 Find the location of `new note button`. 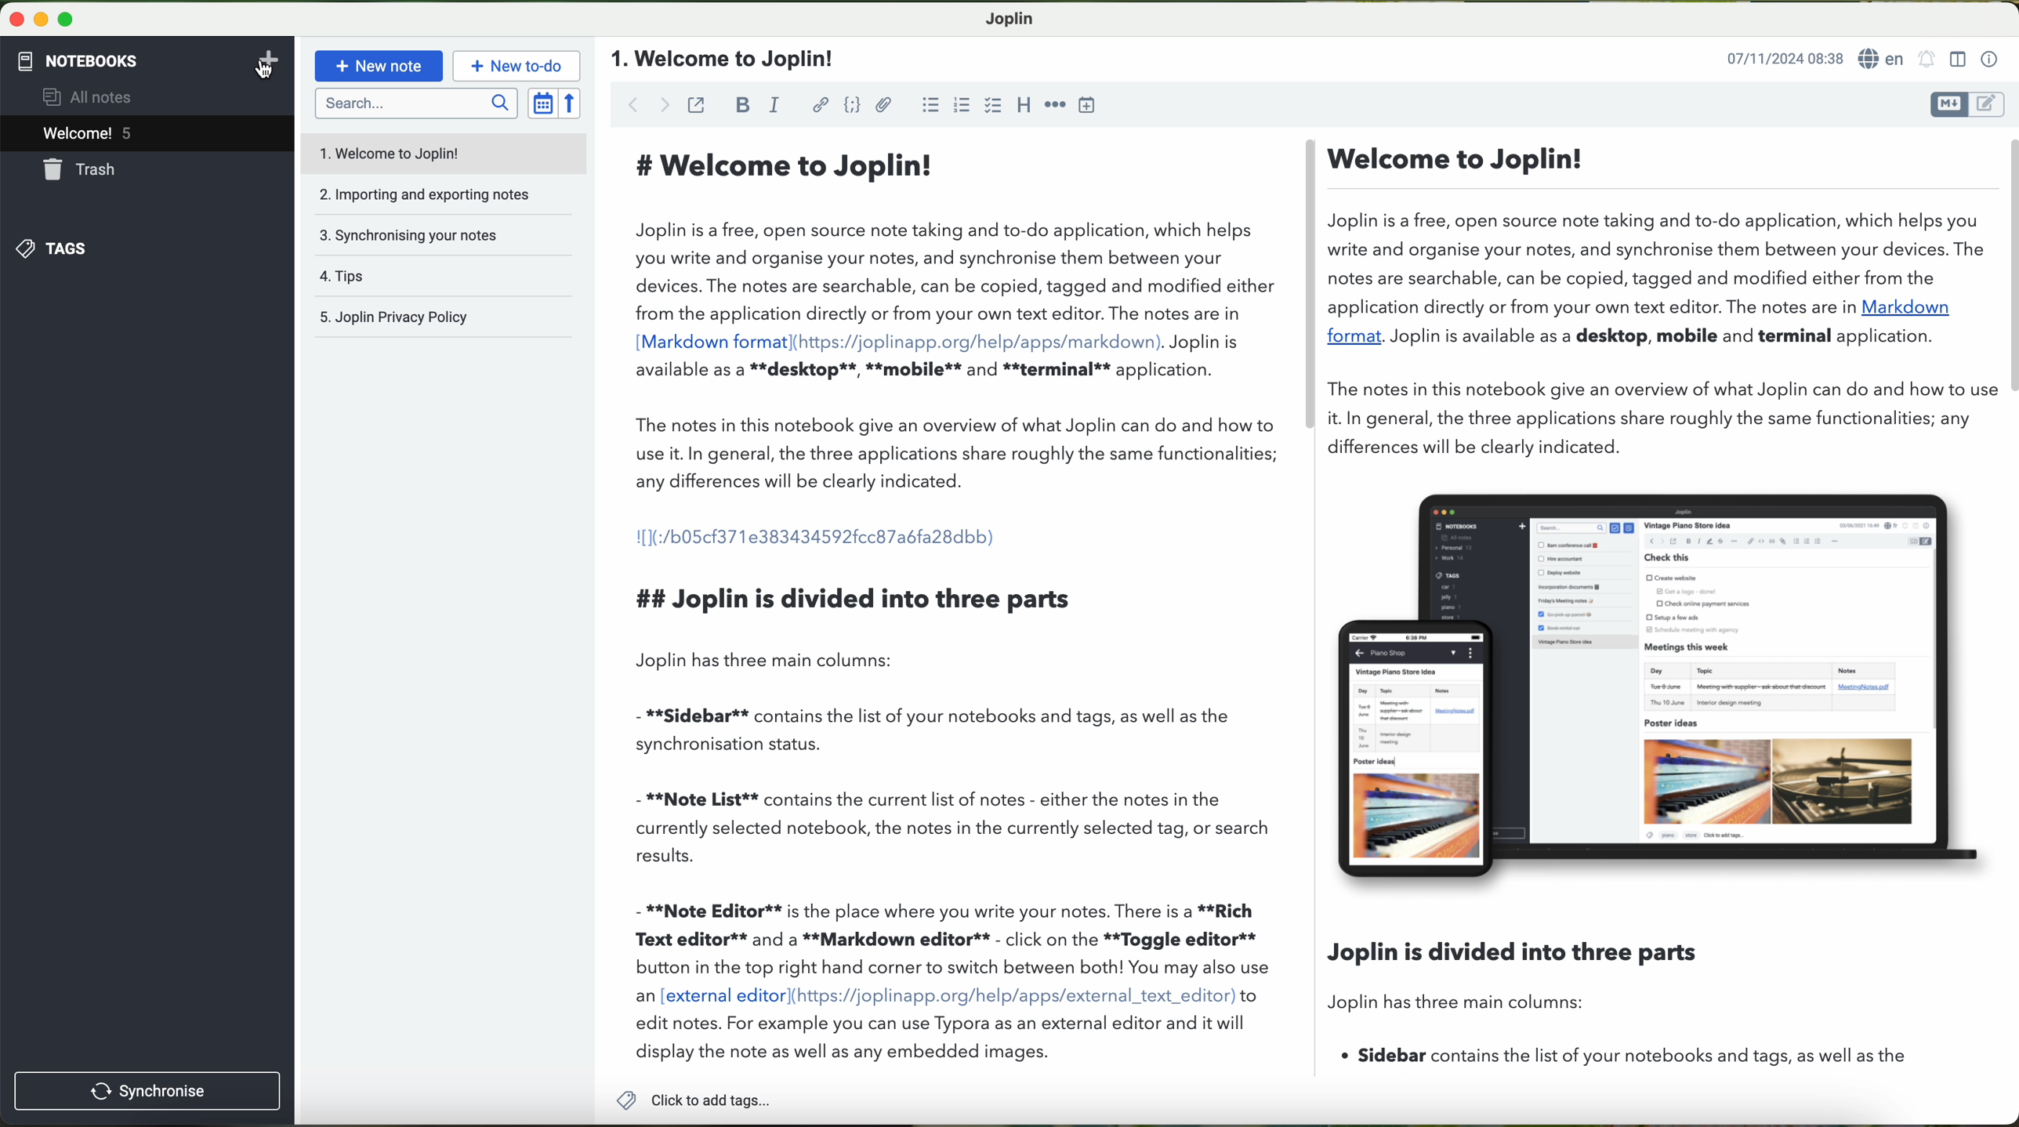

new note button is located at coordinates (379, 66).